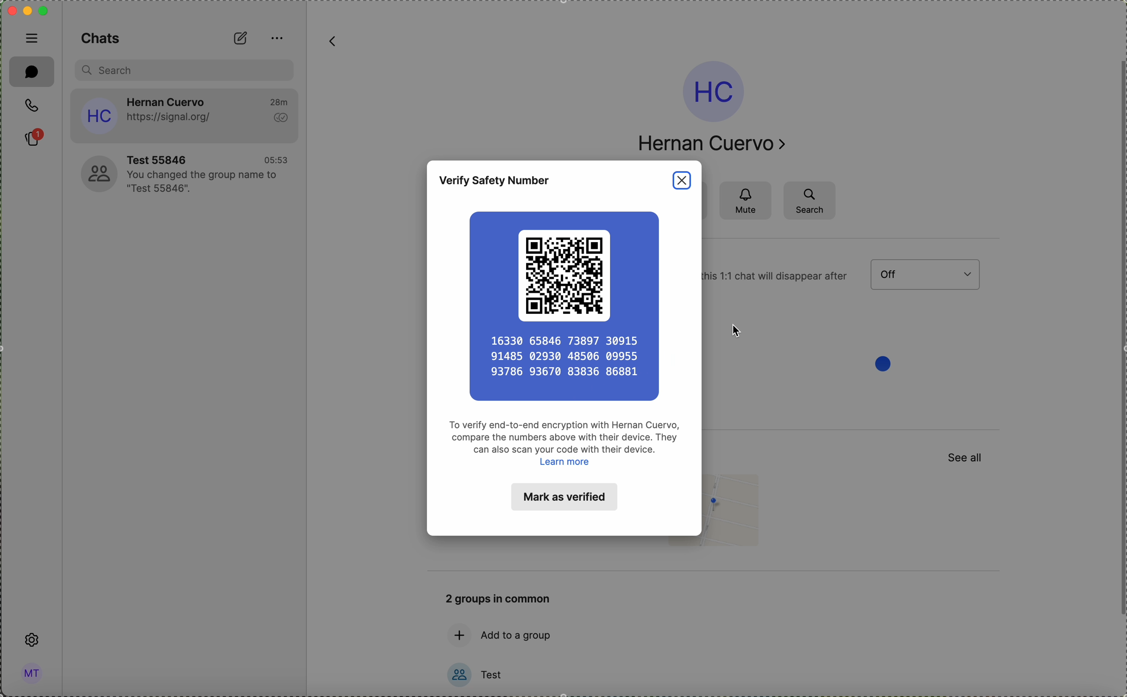 Image resolution: width=1127 pixels, height=697 pixels. What do you see at coordinates (98, 116) in the screenshot?
I see `profile icon` at bounding box center [98, 116].